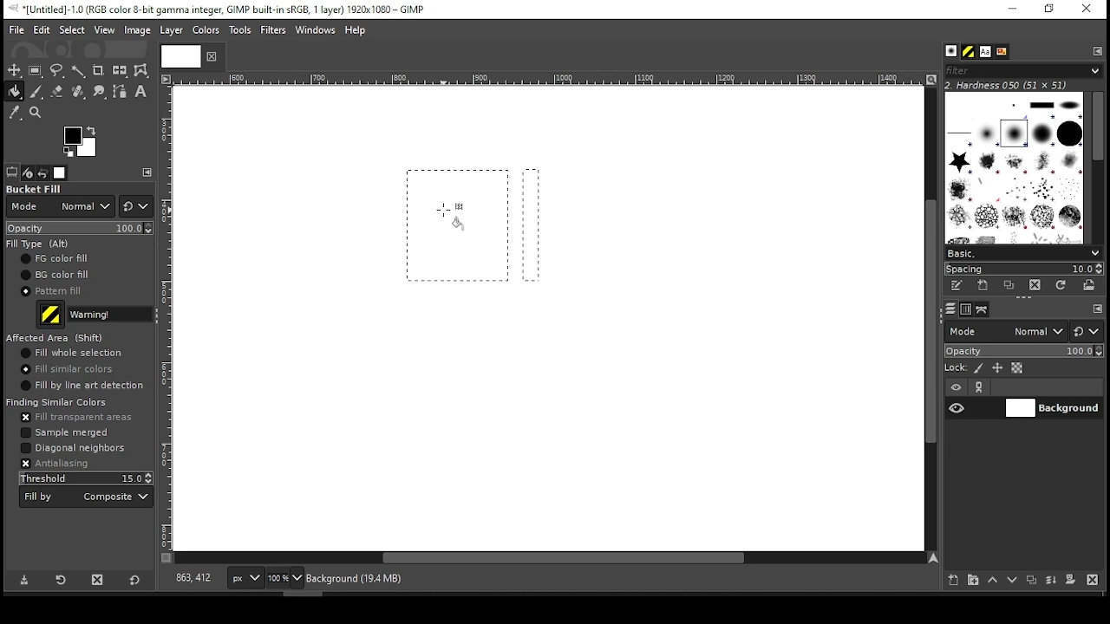 This screenshot has width=1110, height=624. I want to click on background fill color, so click(55, 276).